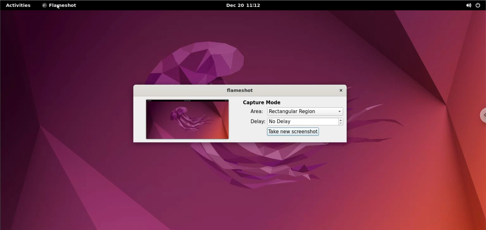 This screenshot has height=230, width=486. Describe the element at coordinates (253, 111) in the screenshot. I see `Area` at that location.